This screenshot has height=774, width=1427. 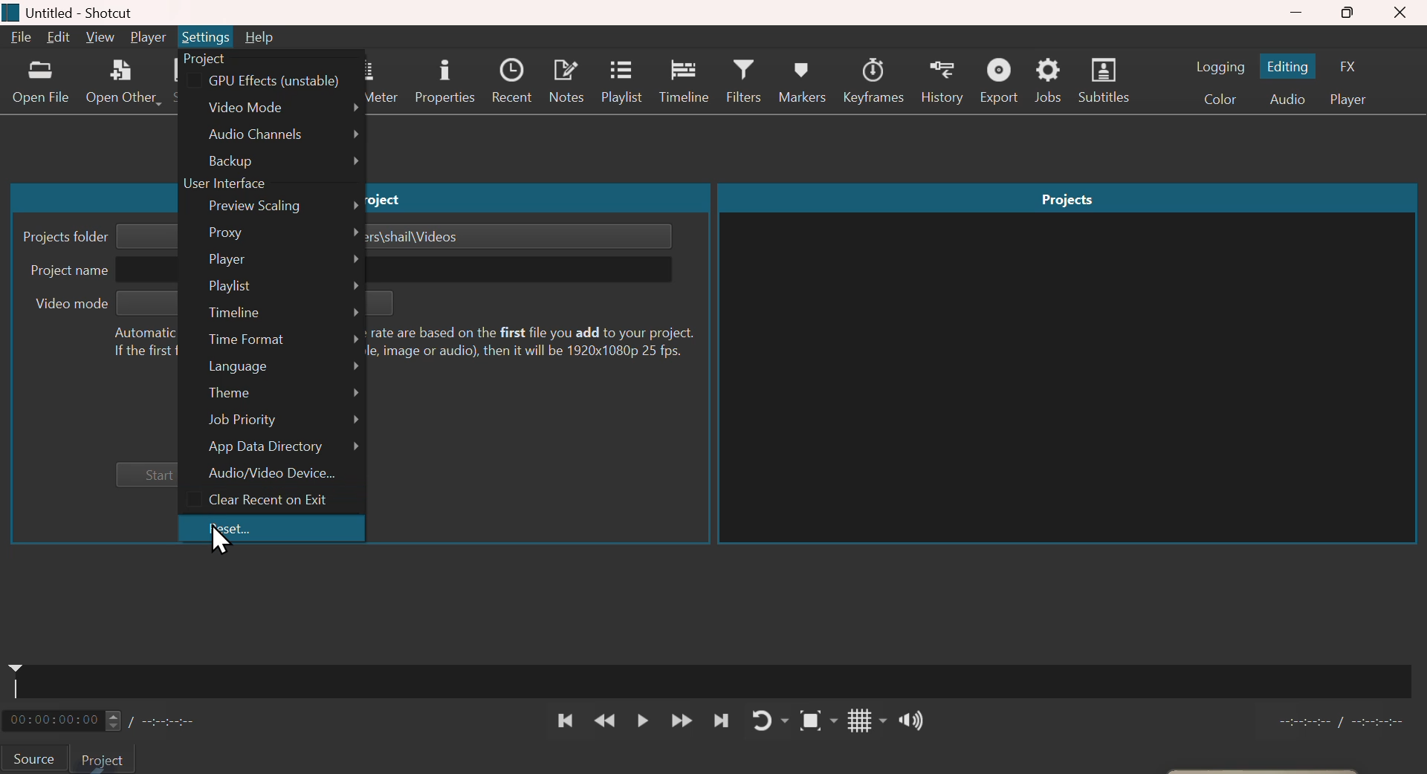 I want to click on Theme, so click(x=271, y=391).